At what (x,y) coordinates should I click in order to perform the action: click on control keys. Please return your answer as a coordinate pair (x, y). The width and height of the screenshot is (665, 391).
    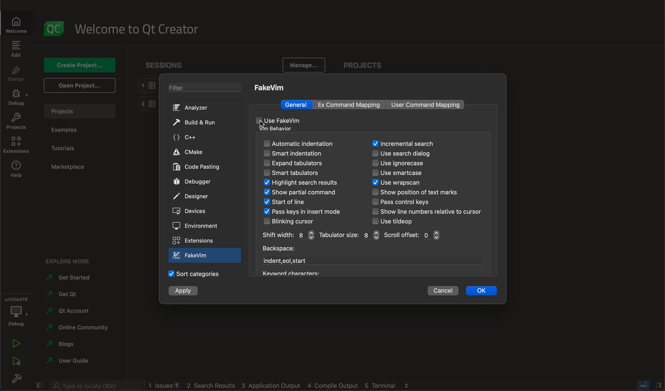
    Looking at the image, I should click on (406, 202).